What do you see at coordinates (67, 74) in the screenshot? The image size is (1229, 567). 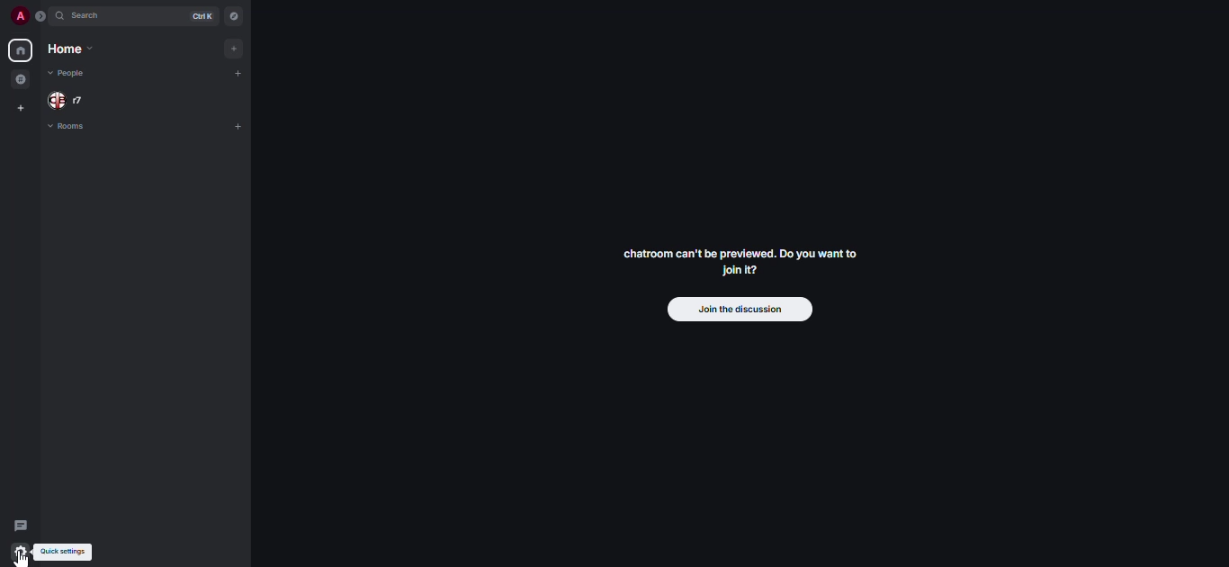 I see `people` at bounding box center [67, 74].